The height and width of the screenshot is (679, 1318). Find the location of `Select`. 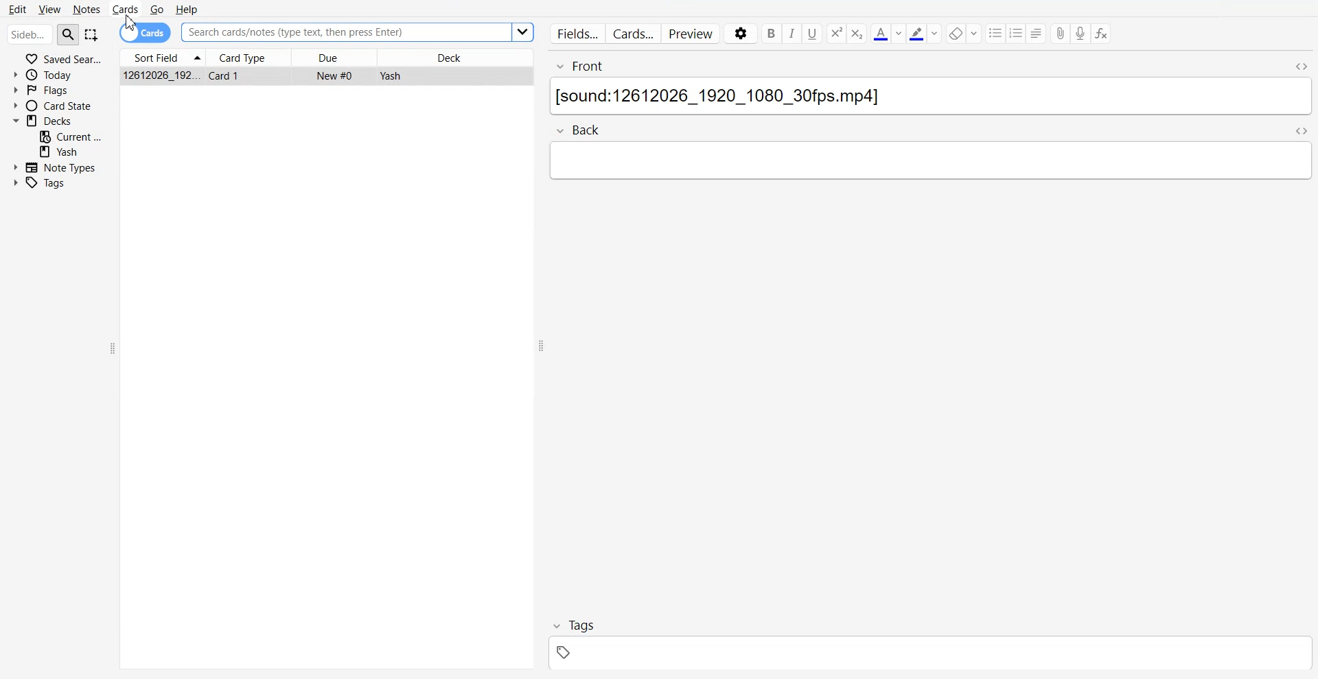

Select is located at coordinates (92, 36).